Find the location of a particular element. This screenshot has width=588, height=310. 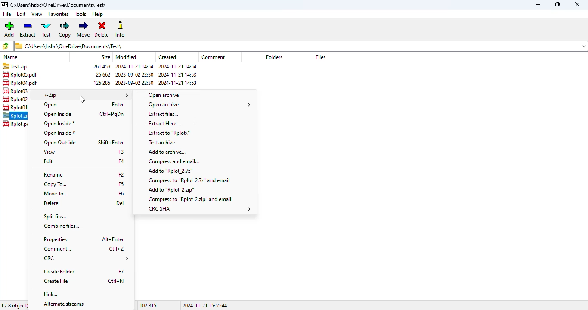

shortcut for open inside is located at coordinates (111, 114).